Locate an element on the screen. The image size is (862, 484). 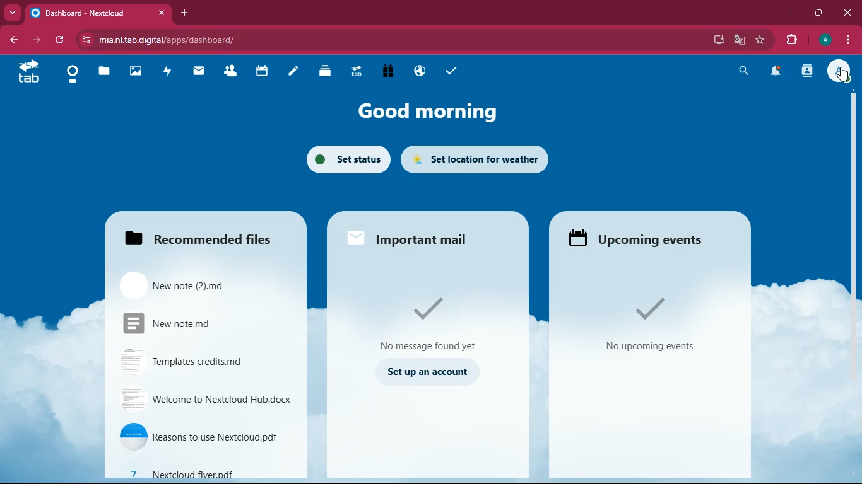
more is located at coordinates (13, 13).